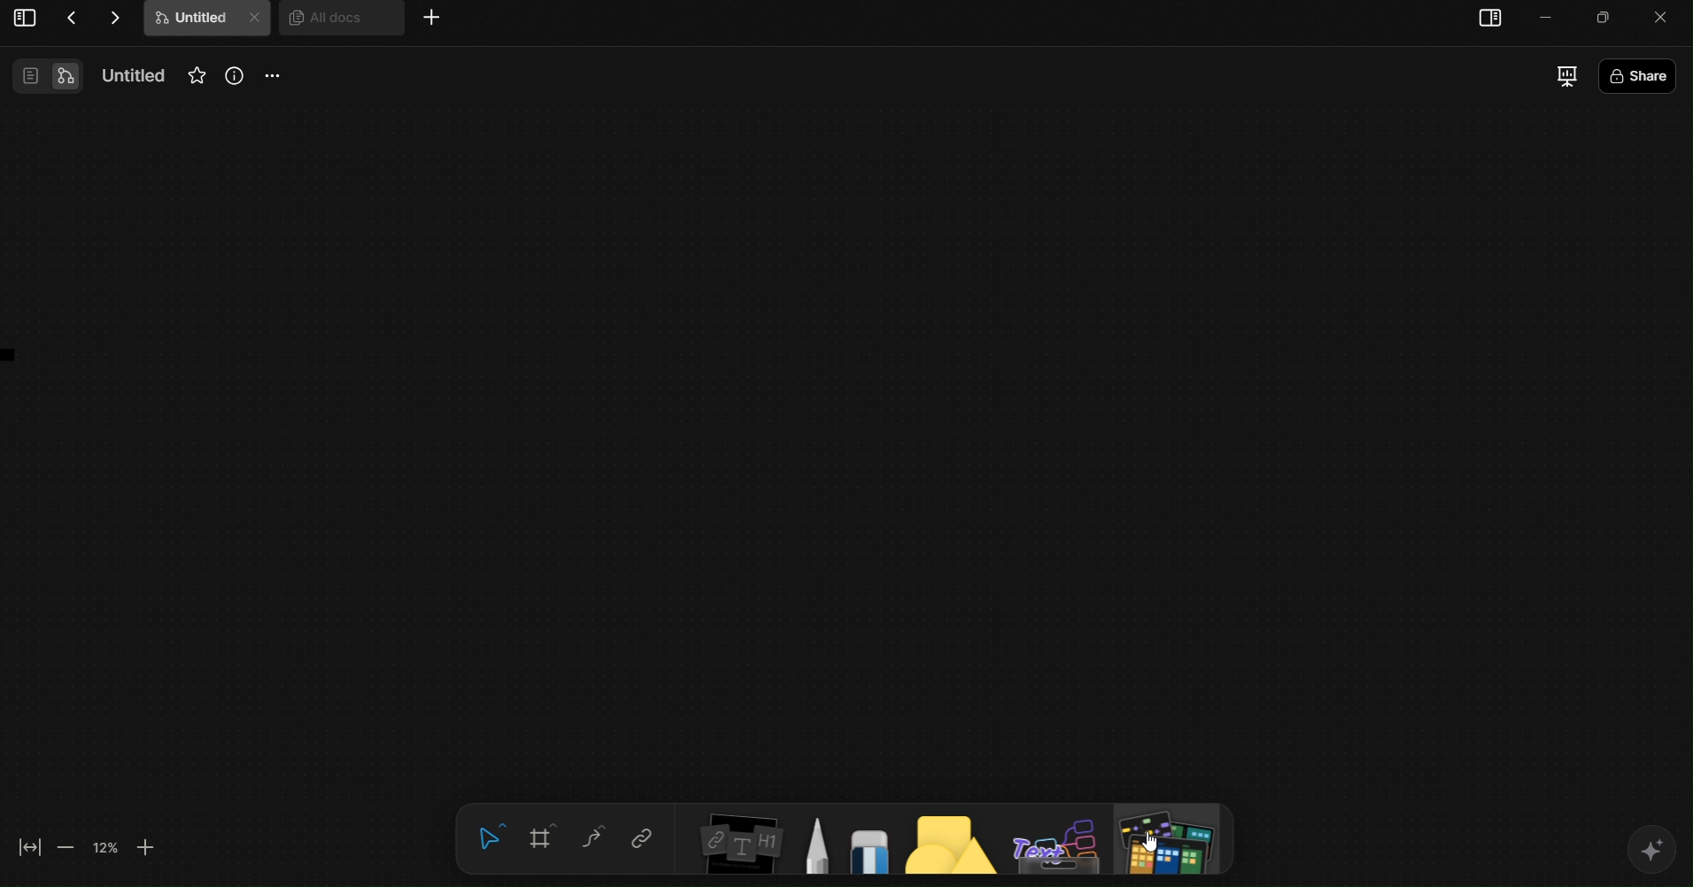 The image size is (1693, 887). What do you see at coordinates (432, 19) in the screenshot?
I see `More` at bounding box center [432, 19].